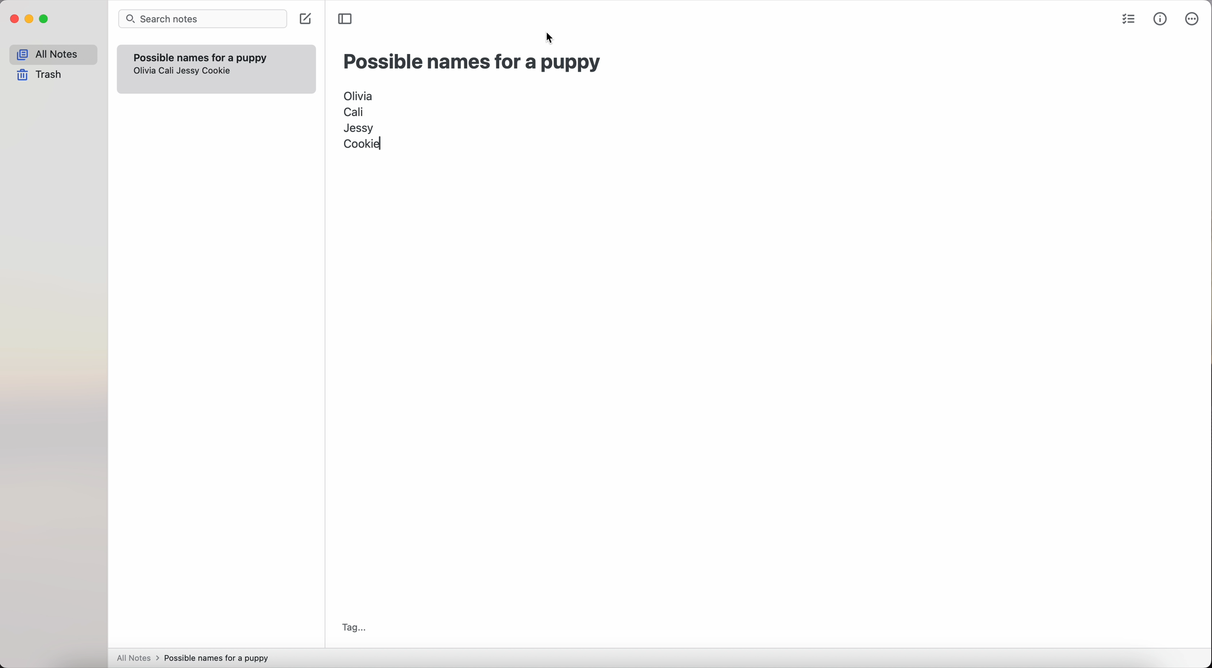 The image size is (1212, 668). Describe the element at coordinates (42, 75) in the screenshot. I see `trash` at that location.